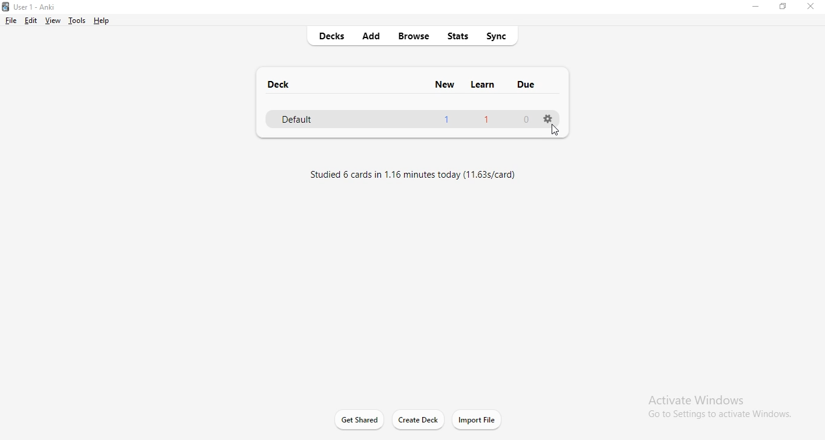 This screenshot has width=825, height=440. What do you see at coordinates (458, 36) in the screenshot?
I see `stats` at bounding box center [458, 36].